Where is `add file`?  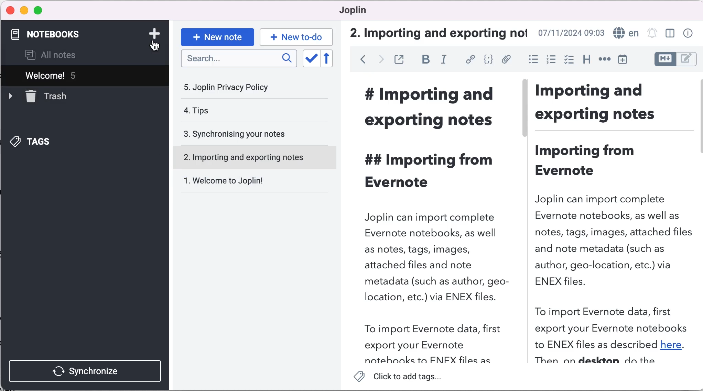
add file is located at coordinates (506, 60).